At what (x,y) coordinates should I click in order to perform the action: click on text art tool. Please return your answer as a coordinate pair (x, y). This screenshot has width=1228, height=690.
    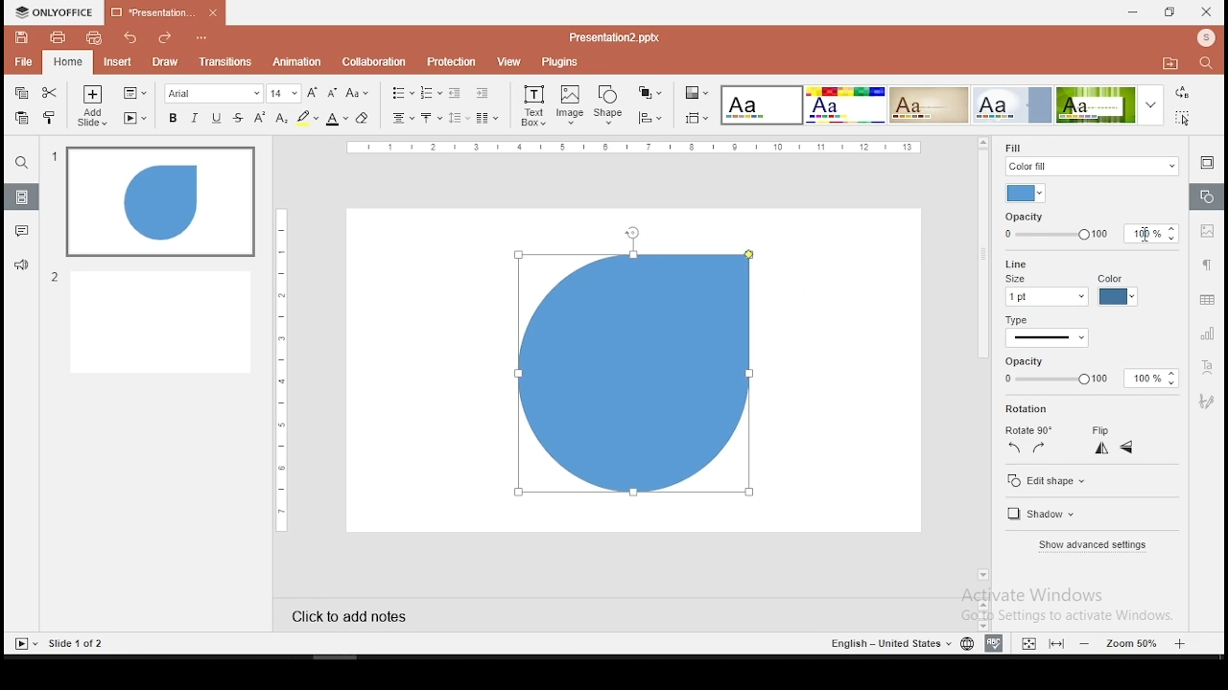
    Looking at the image, I should click on (1209, 366).